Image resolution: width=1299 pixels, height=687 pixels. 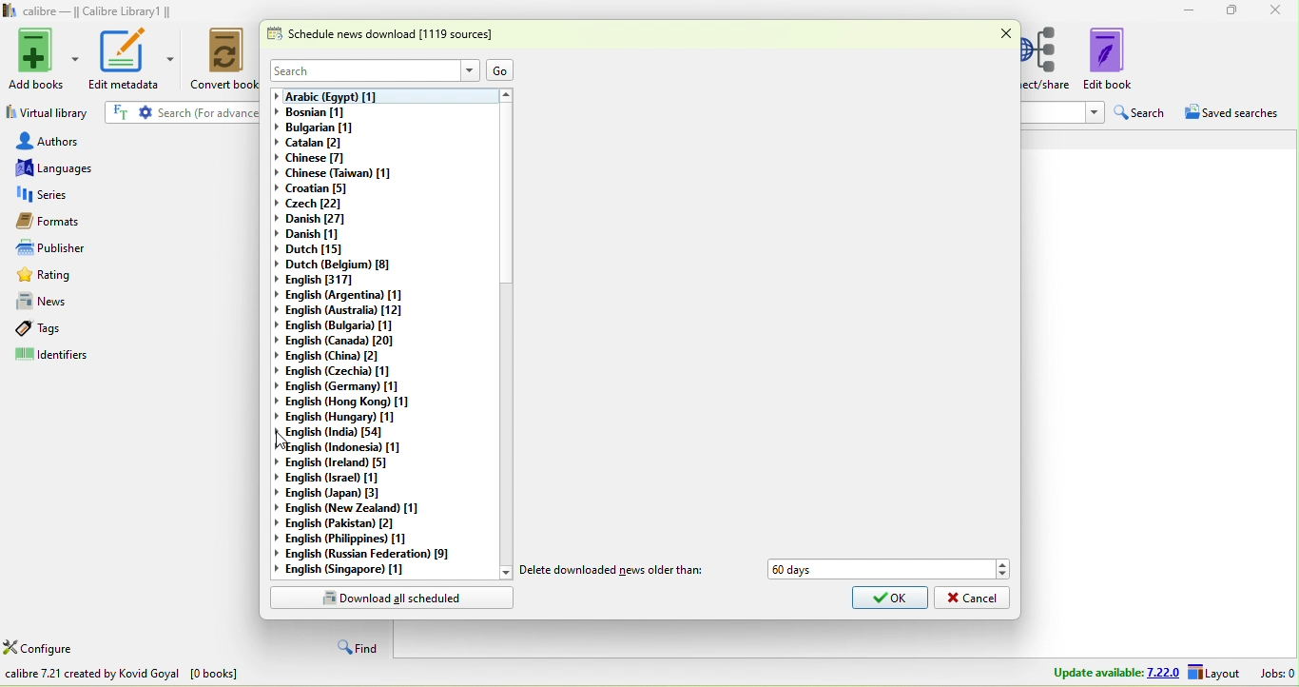 I want to click on dutch[15], so click(x=320, y=250).